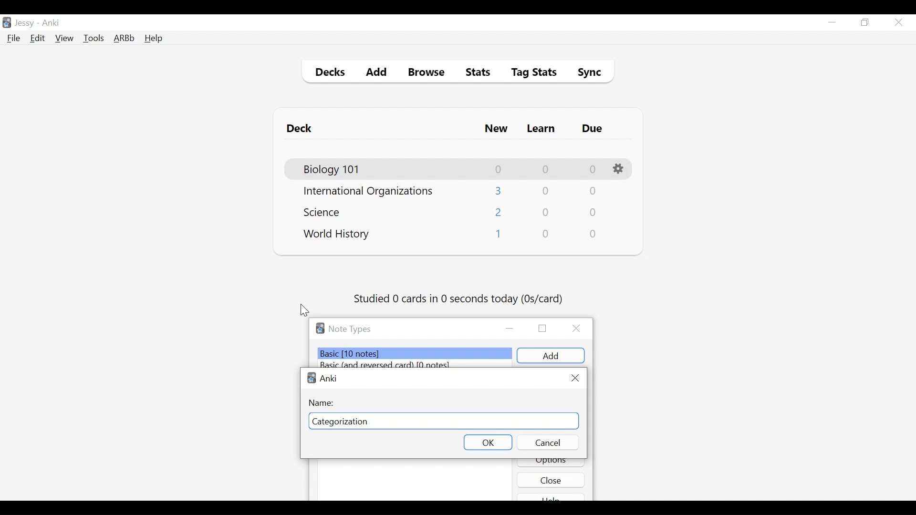  Describe the element at coordinates (620, 169) in the screenshot. I see `Options` at that location.